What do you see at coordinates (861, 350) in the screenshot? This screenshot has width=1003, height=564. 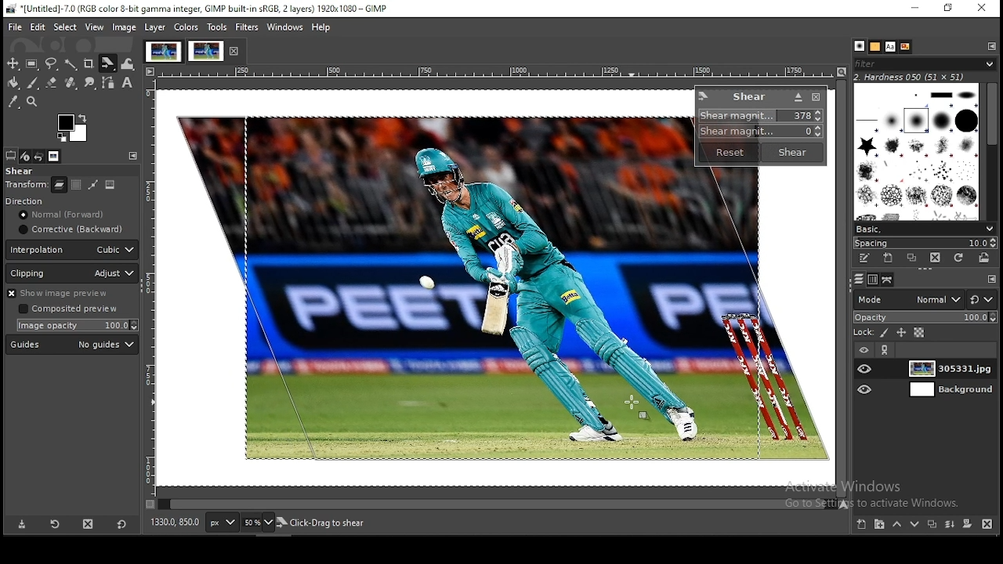 I see `layer visibility` at bounding box center [861, 350].